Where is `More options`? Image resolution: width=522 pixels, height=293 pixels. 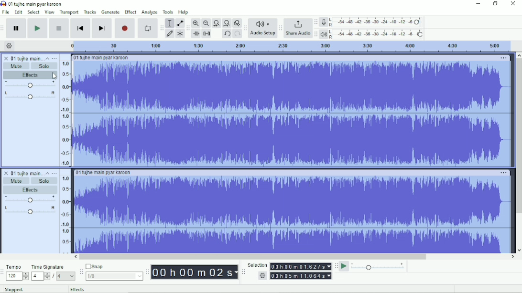 More options is located at coordinates (54, 172).